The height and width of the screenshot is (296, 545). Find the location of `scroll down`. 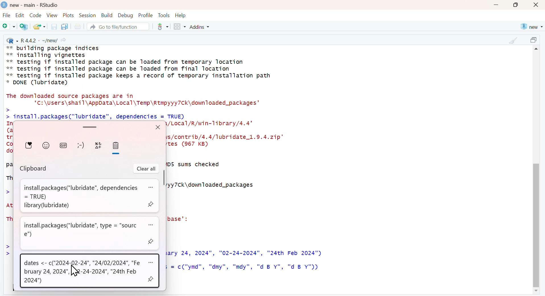

scroll down is located at coordinates (535, 291).